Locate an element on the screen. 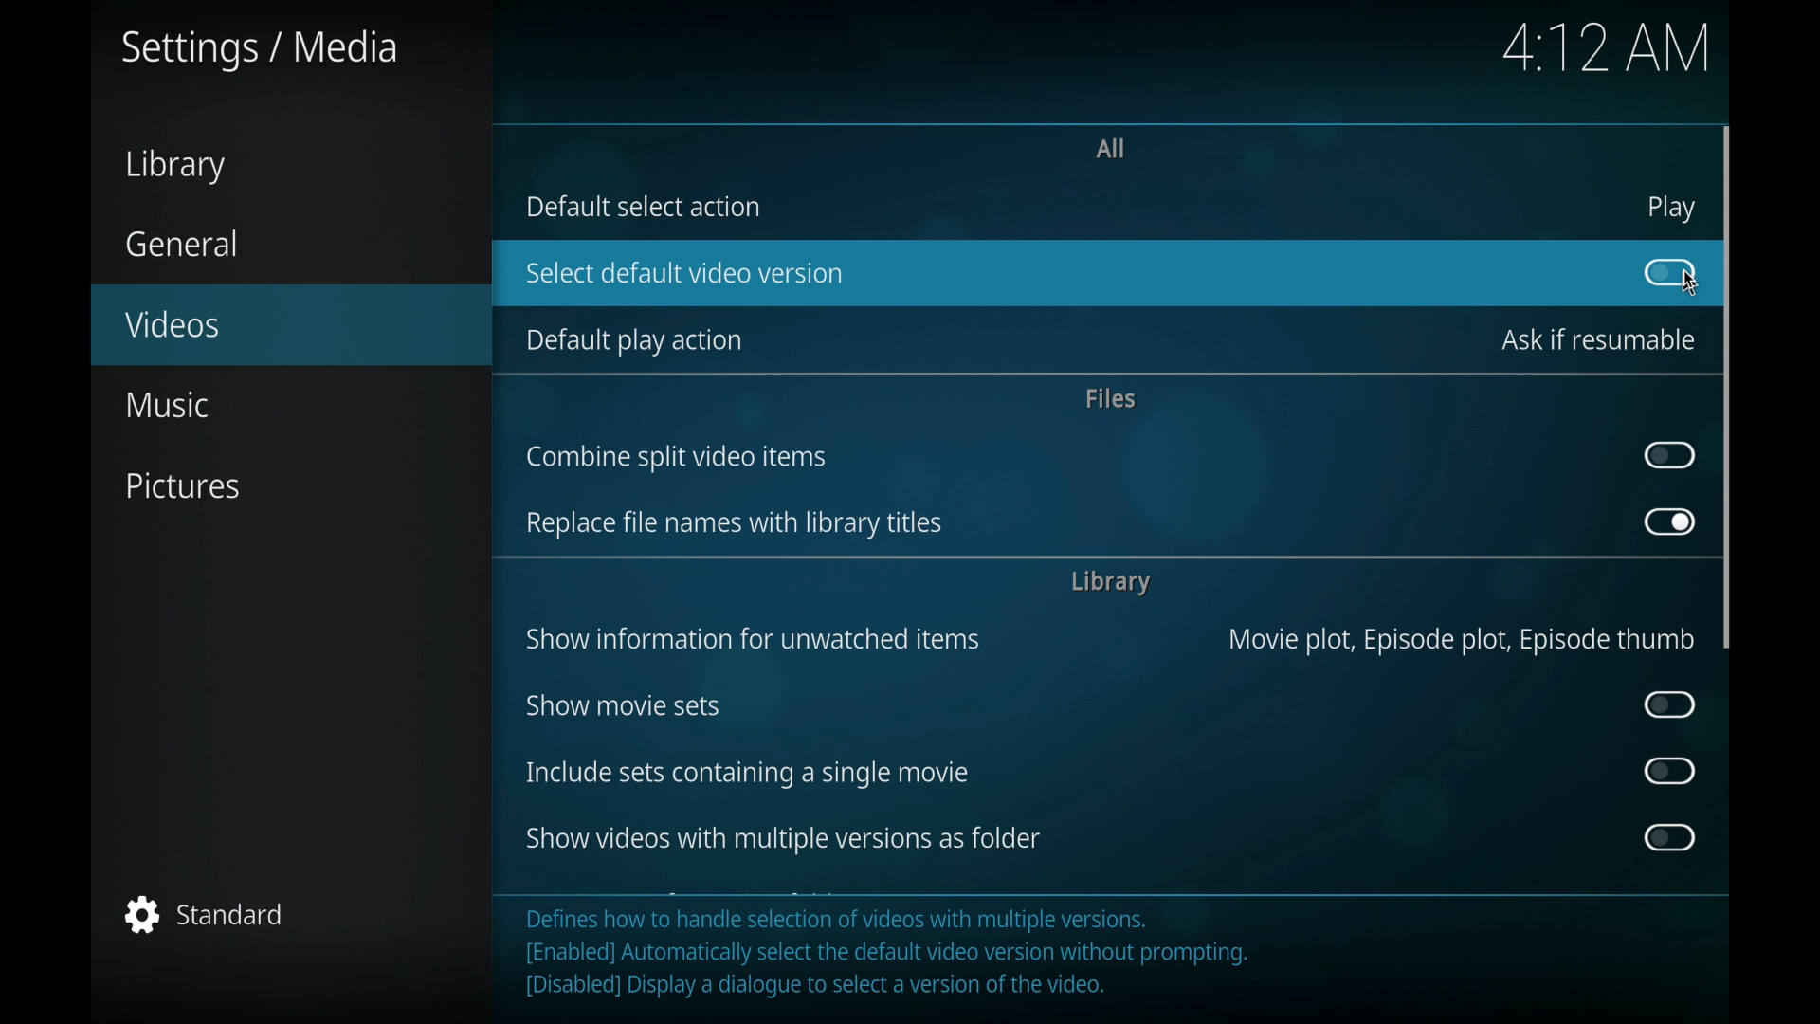 This screenshot has height=1024, width=1820. ombine split video items is located at coordinates (677, 459).